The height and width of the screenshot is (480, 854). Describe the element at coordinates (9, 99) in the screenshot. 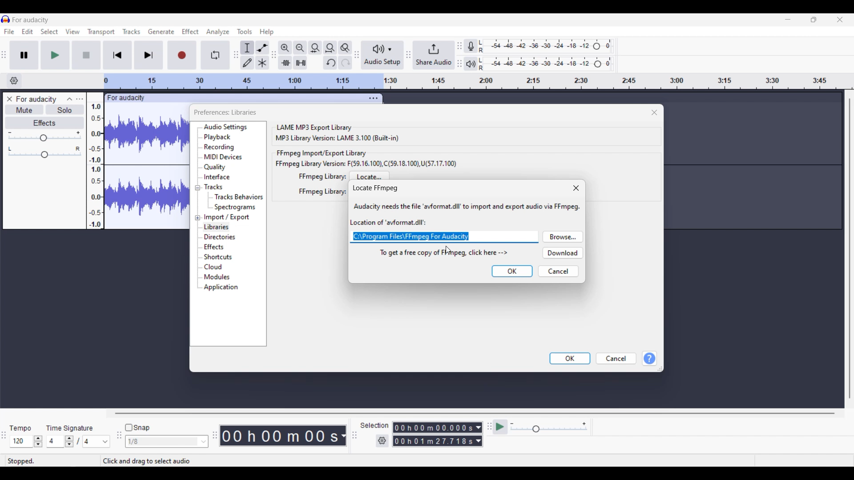

I see `Close track` at that location.